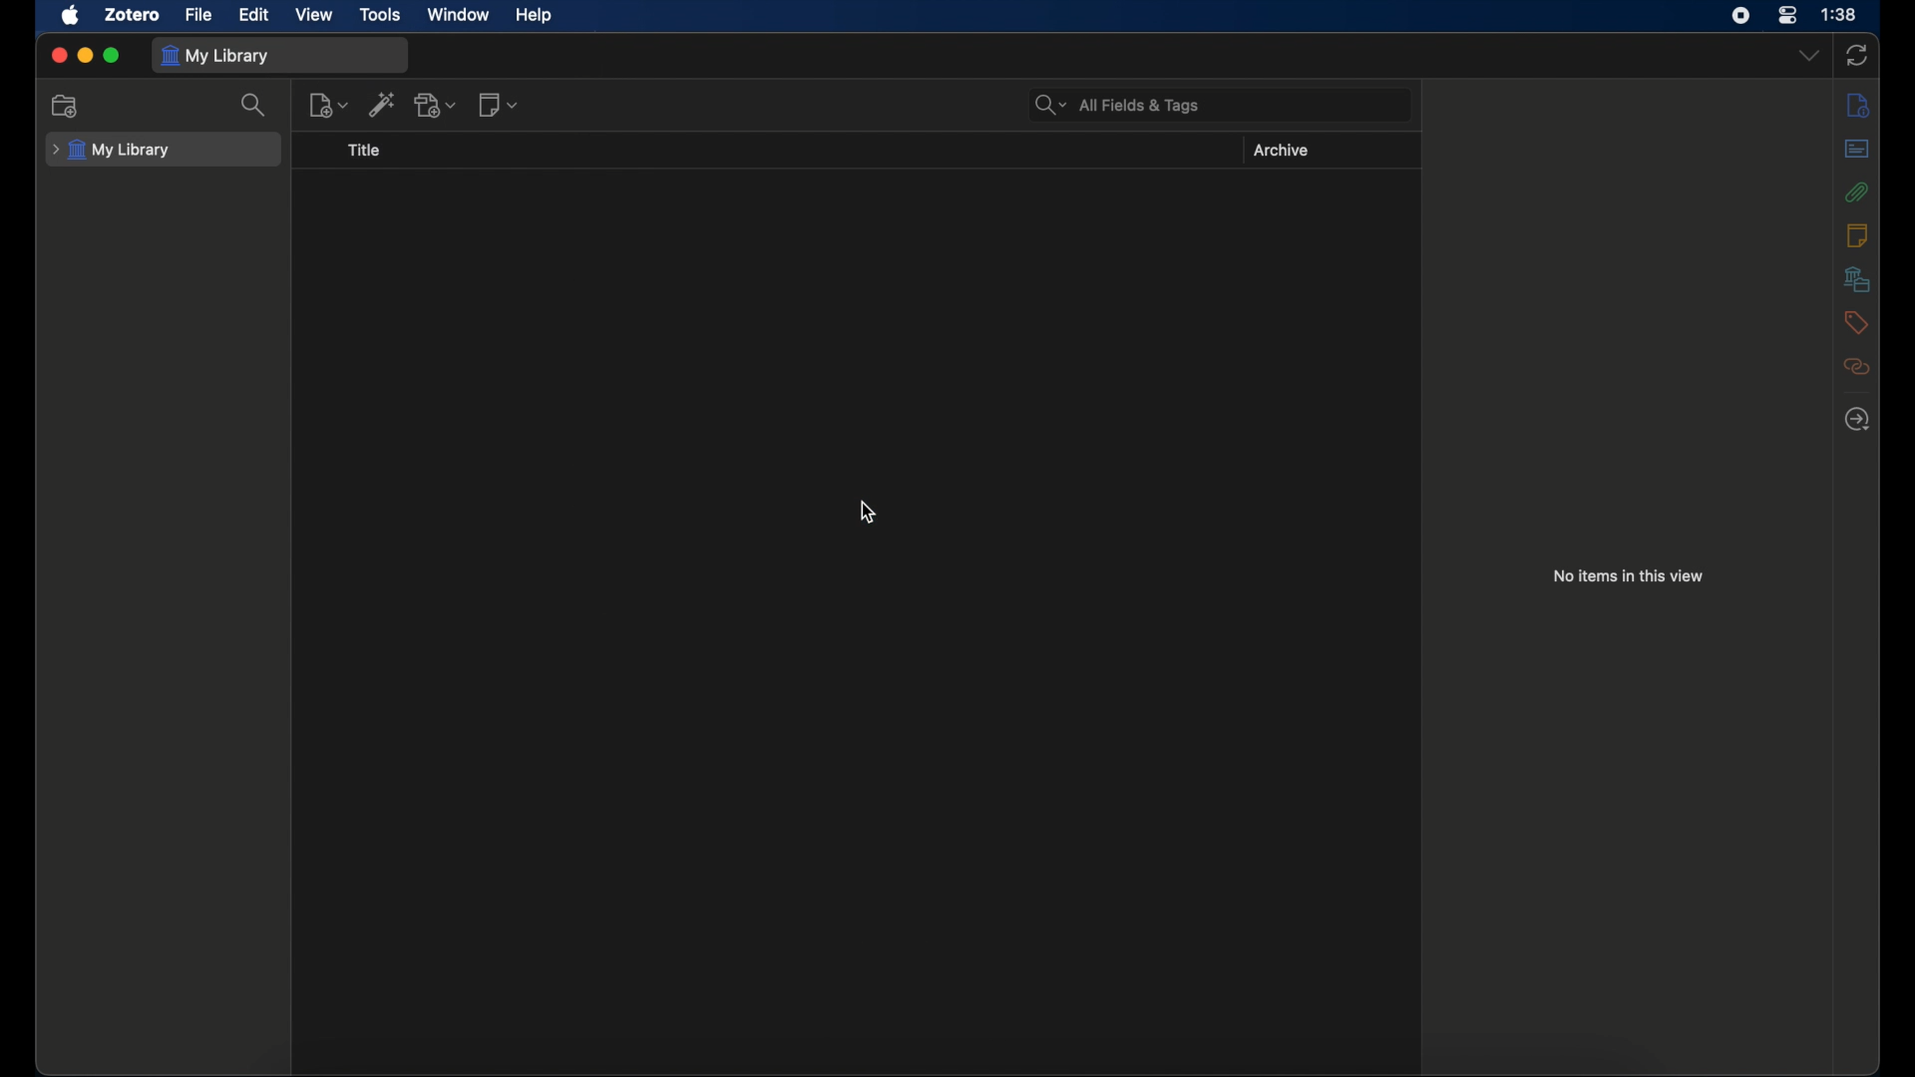  Describe the element at coordinates (1857, 278) in the screenshot. I see `library` at that location.